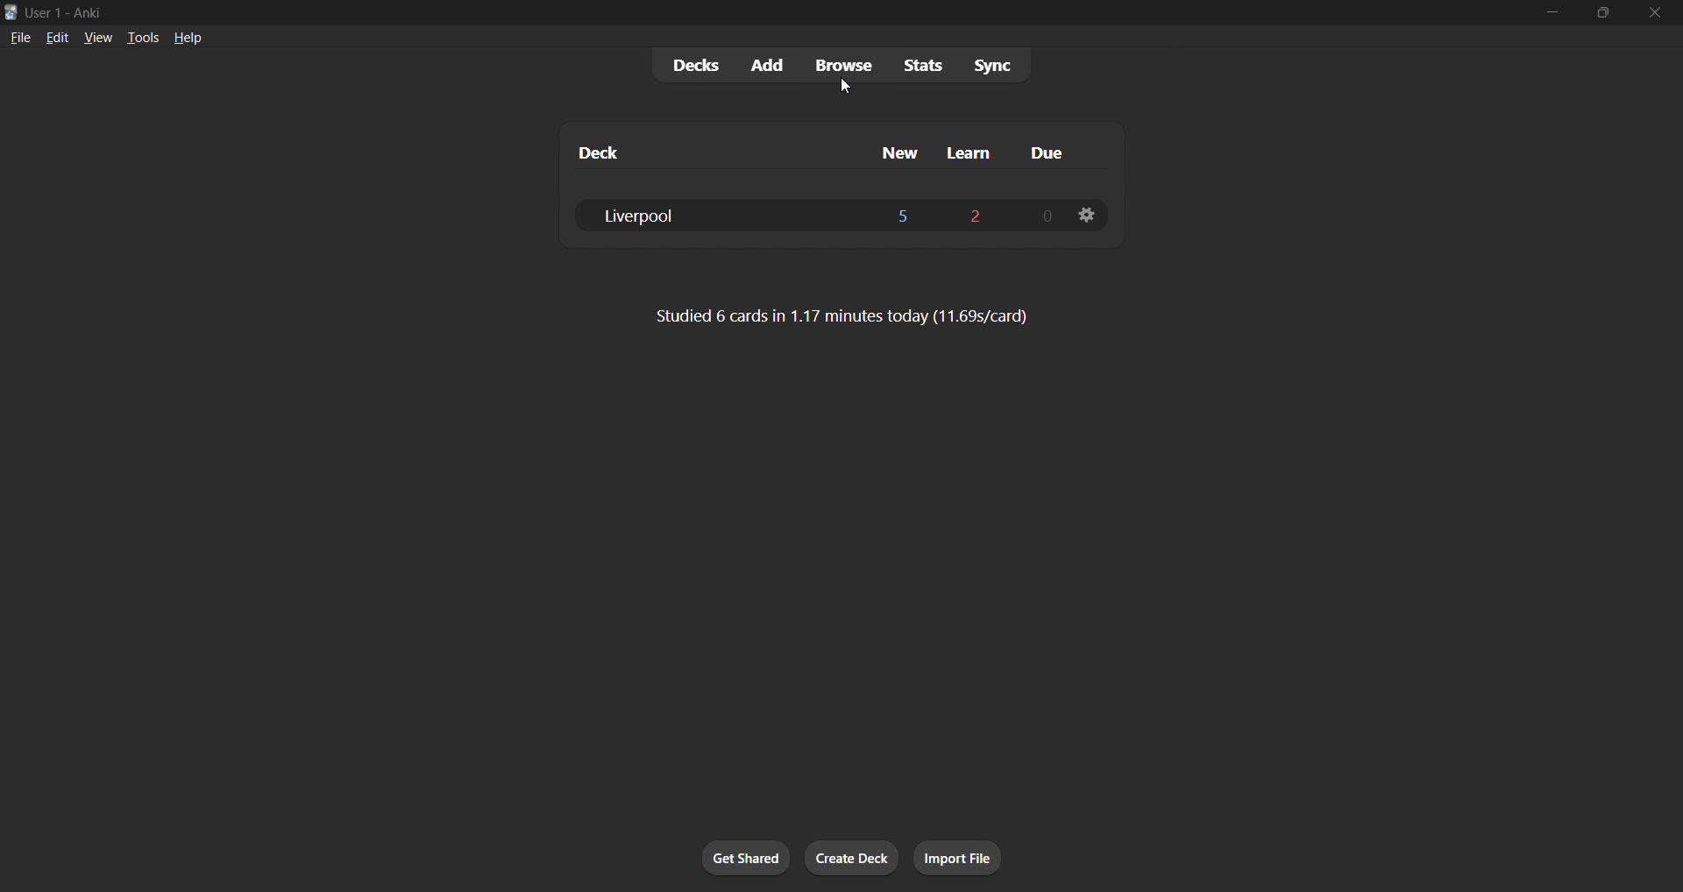 Image resolution: width=1683 pixels, height=892 pixels. What do you see at coordinates (1601, 14) in the screenshot?
I see `maximize/restore` at bounding box center [1601, 14].